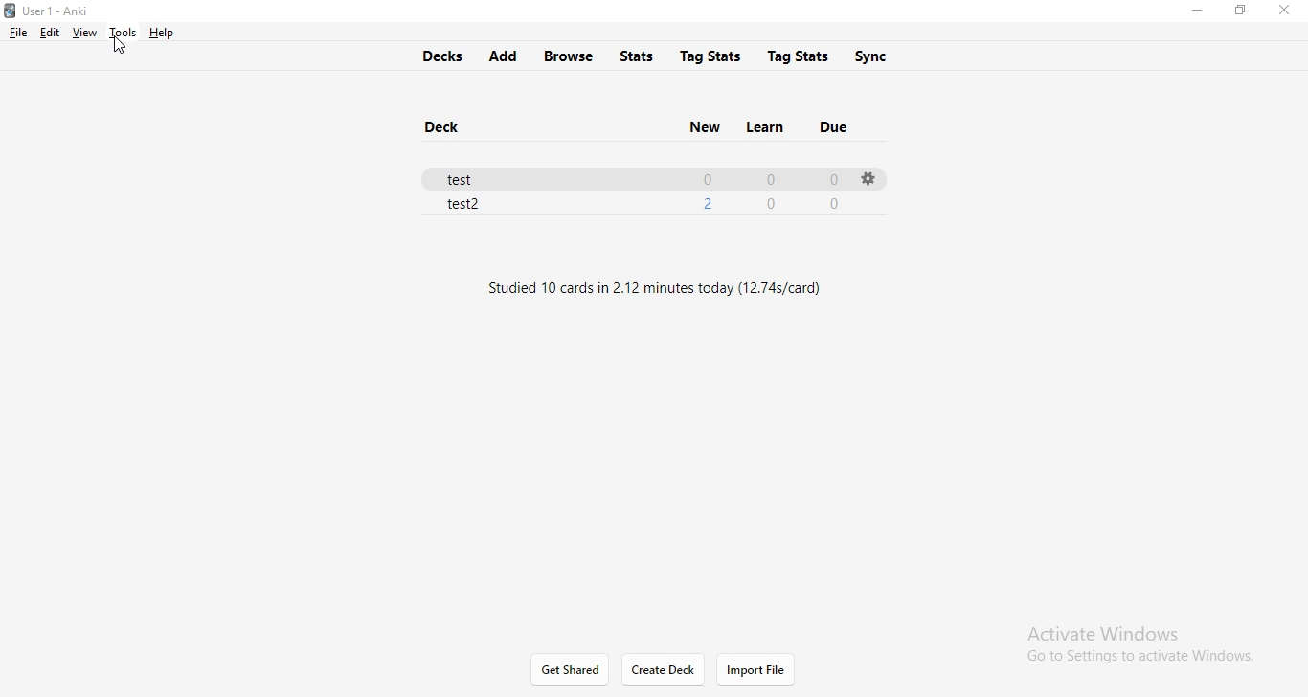 The image size is (1308, 697). I want to click on browse, so click(572, 55).